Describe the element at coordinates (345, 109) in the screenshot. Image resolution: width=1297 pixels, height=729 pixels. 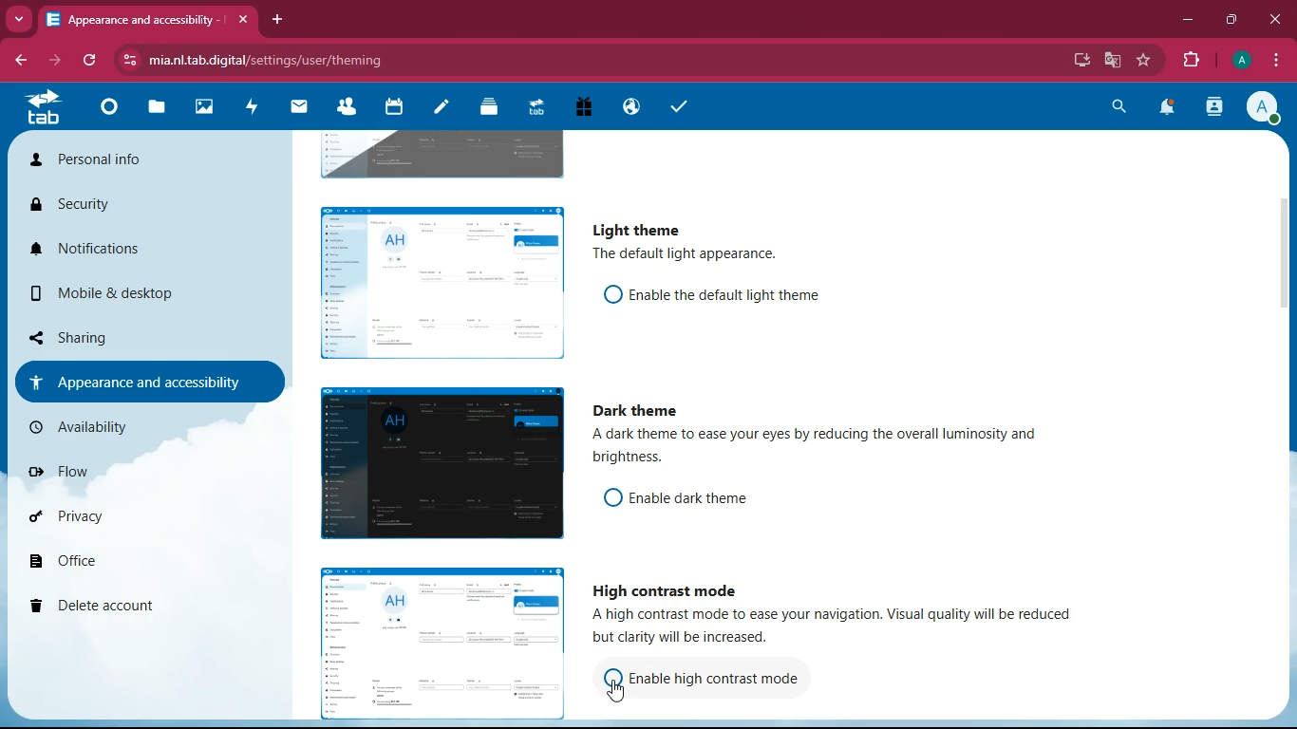
I see `friends` at that location.